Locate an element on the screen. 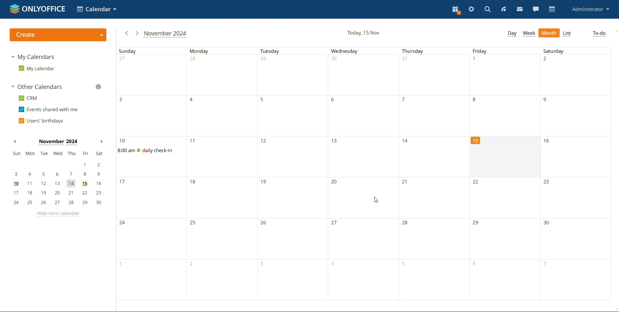 The height and width of the screenshot is (312, 619). sun, mon, tue, wed, thu, fri, sat is located at coordinates (58, 154).